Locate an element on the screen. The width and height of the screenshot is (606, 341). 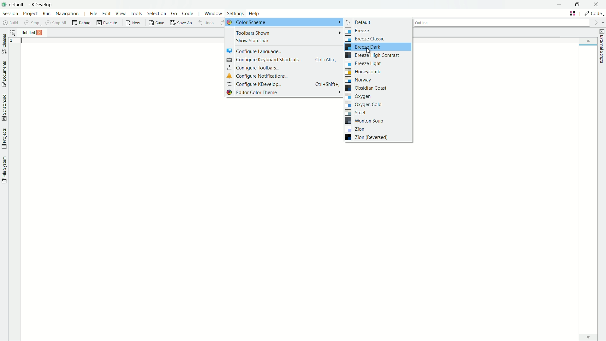
stop is located at coordinates (32, 23).